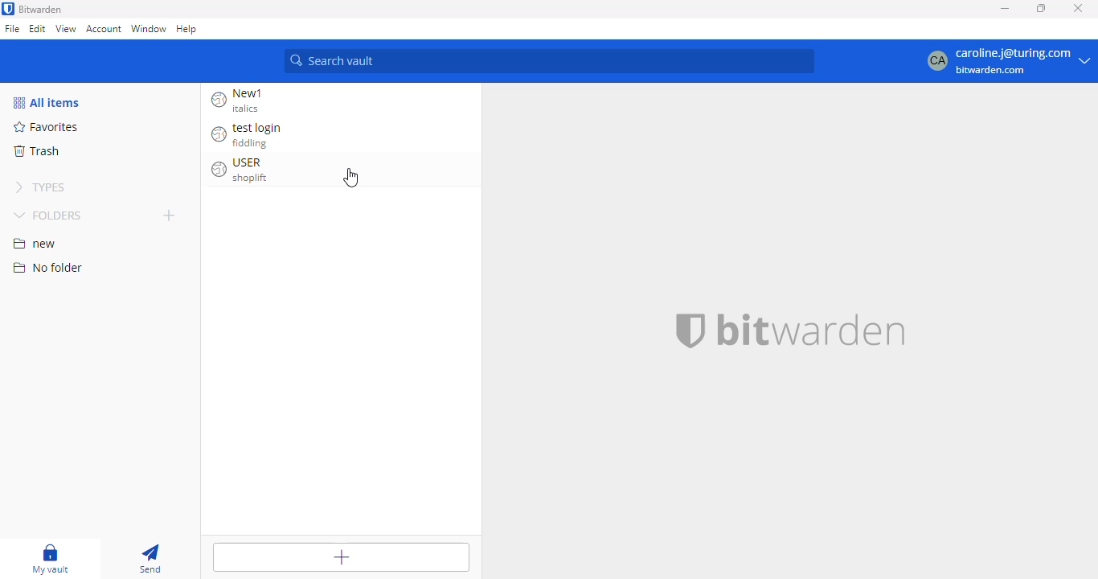 This screenshot has width=1098, height=579. Describe the element at coordinates (190, 28) in the screenshot. I see `help` at that location.